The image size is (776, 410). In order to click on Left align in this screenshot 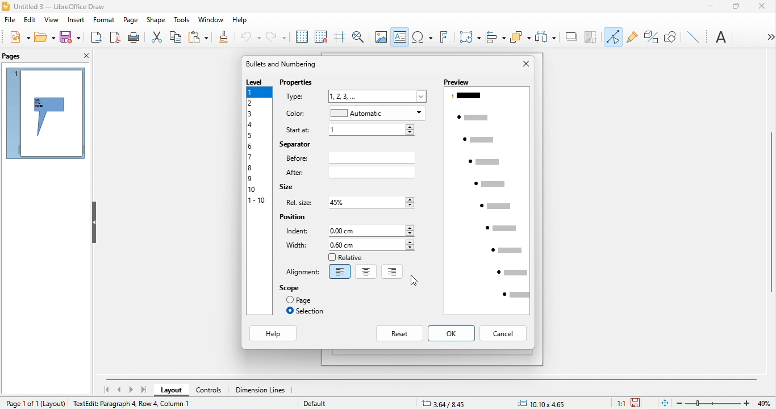, I will do `click(339, 271)`.